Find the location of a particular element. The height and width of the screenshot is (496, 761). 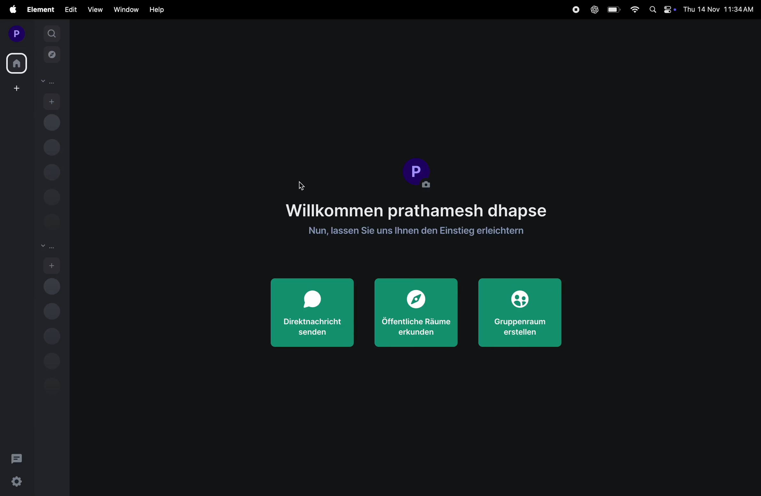

settings is located at coordinates (15, 481).